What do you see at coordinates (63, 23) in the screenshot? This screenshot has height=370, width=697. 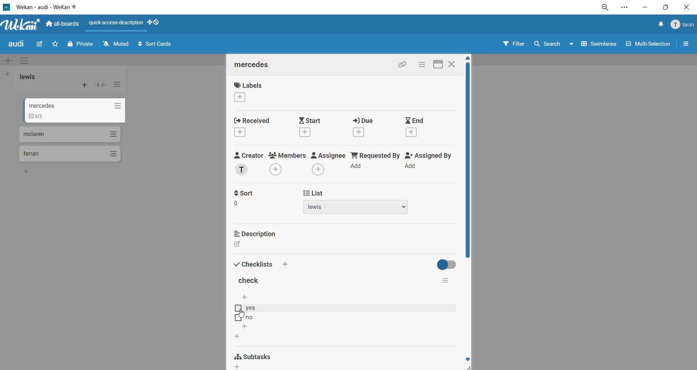 I see `all boards` at bounding box center [63, 23].